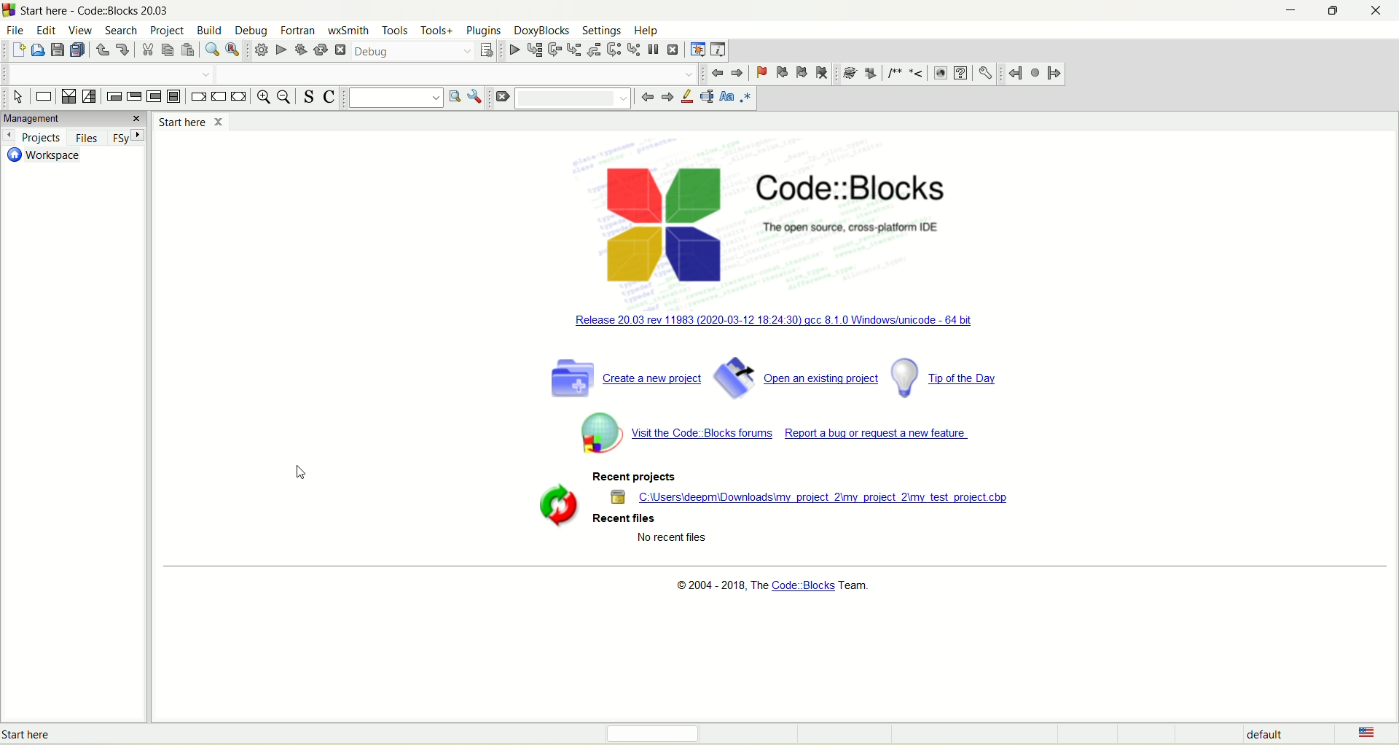 The height and width of the screenshot is (745, 1399). What do you see at coordinates (630, 477) in the screenshot?
I see `recent projects` at bounding box center [630, 477].